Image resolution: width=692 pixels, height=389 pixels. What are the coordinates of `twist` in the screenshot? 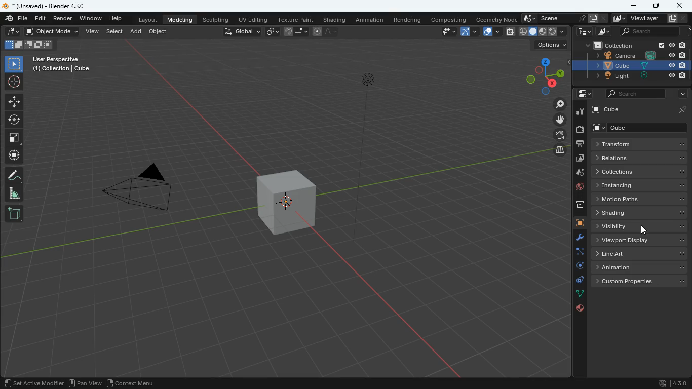 It's located at (14, 121).